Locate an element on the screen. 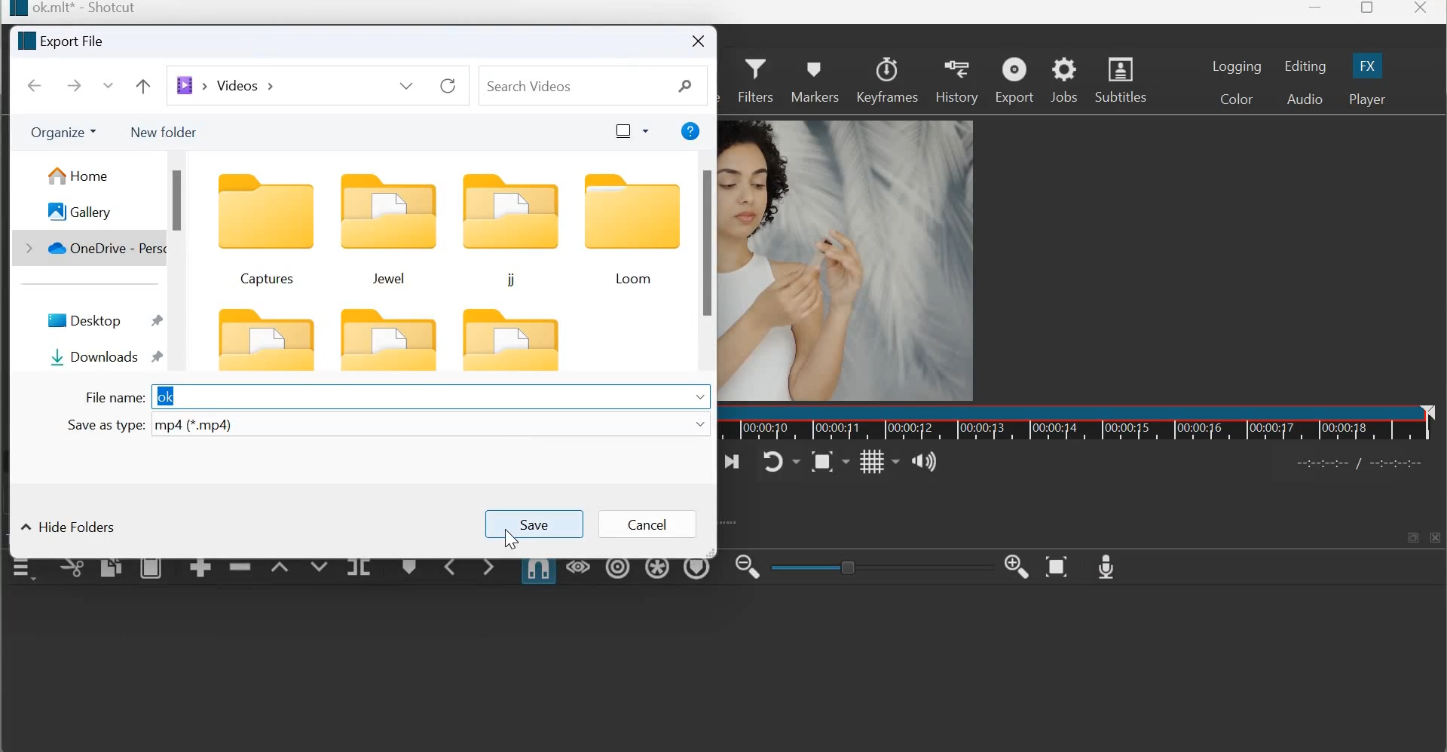  Organise is located at coordinates (65, 130).